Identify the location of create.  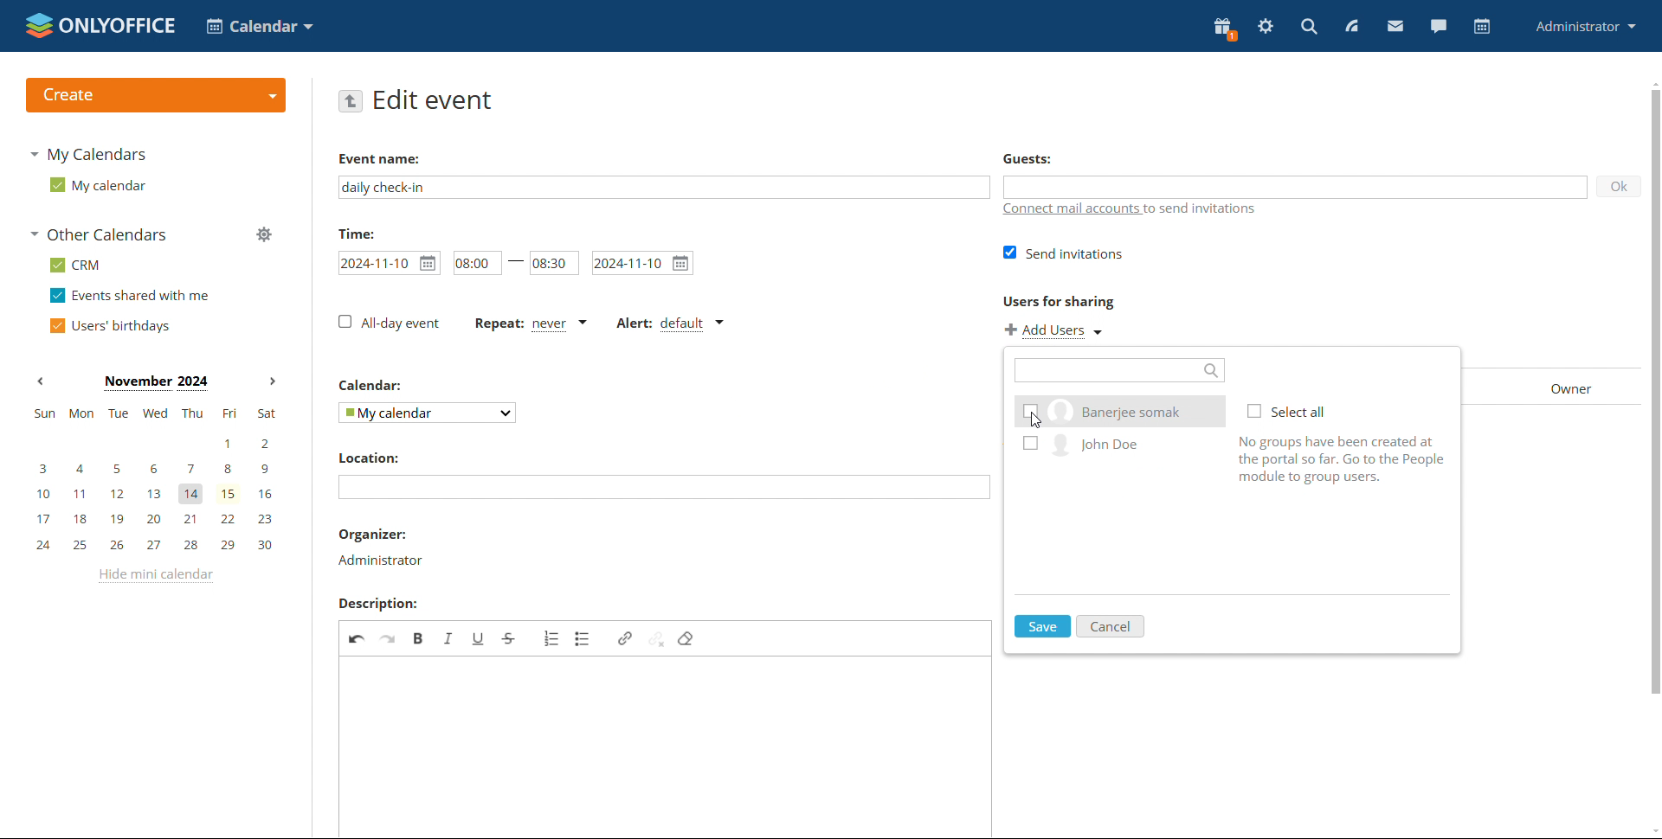
(155, 95).